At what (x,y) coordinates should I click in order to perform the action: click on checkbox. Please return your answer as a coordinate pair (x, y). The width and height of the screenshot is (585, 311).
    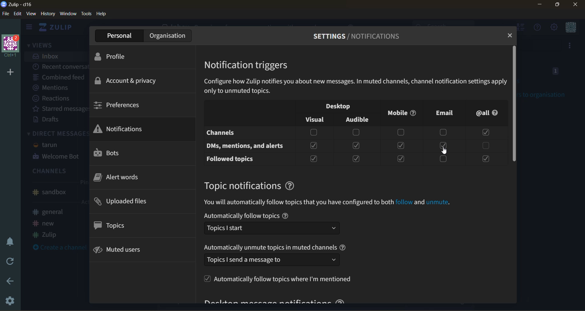
    Looking at the image, I should click on (314, 145).